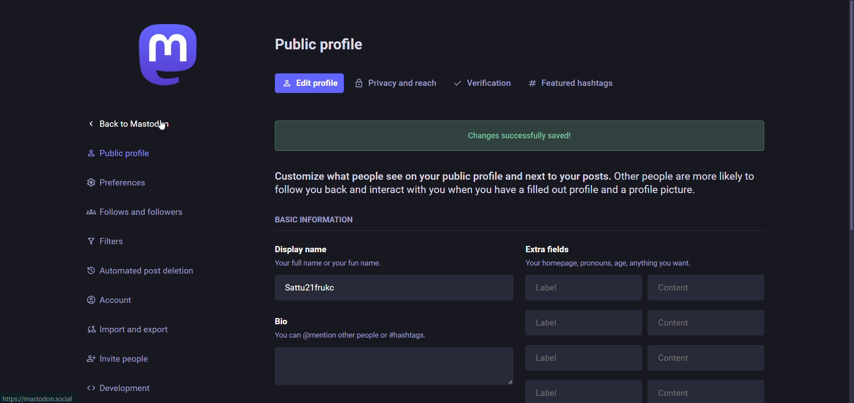 The width and height of the screenshot is (854, 403). I want to click on automated past deletion, so click(140, 272).